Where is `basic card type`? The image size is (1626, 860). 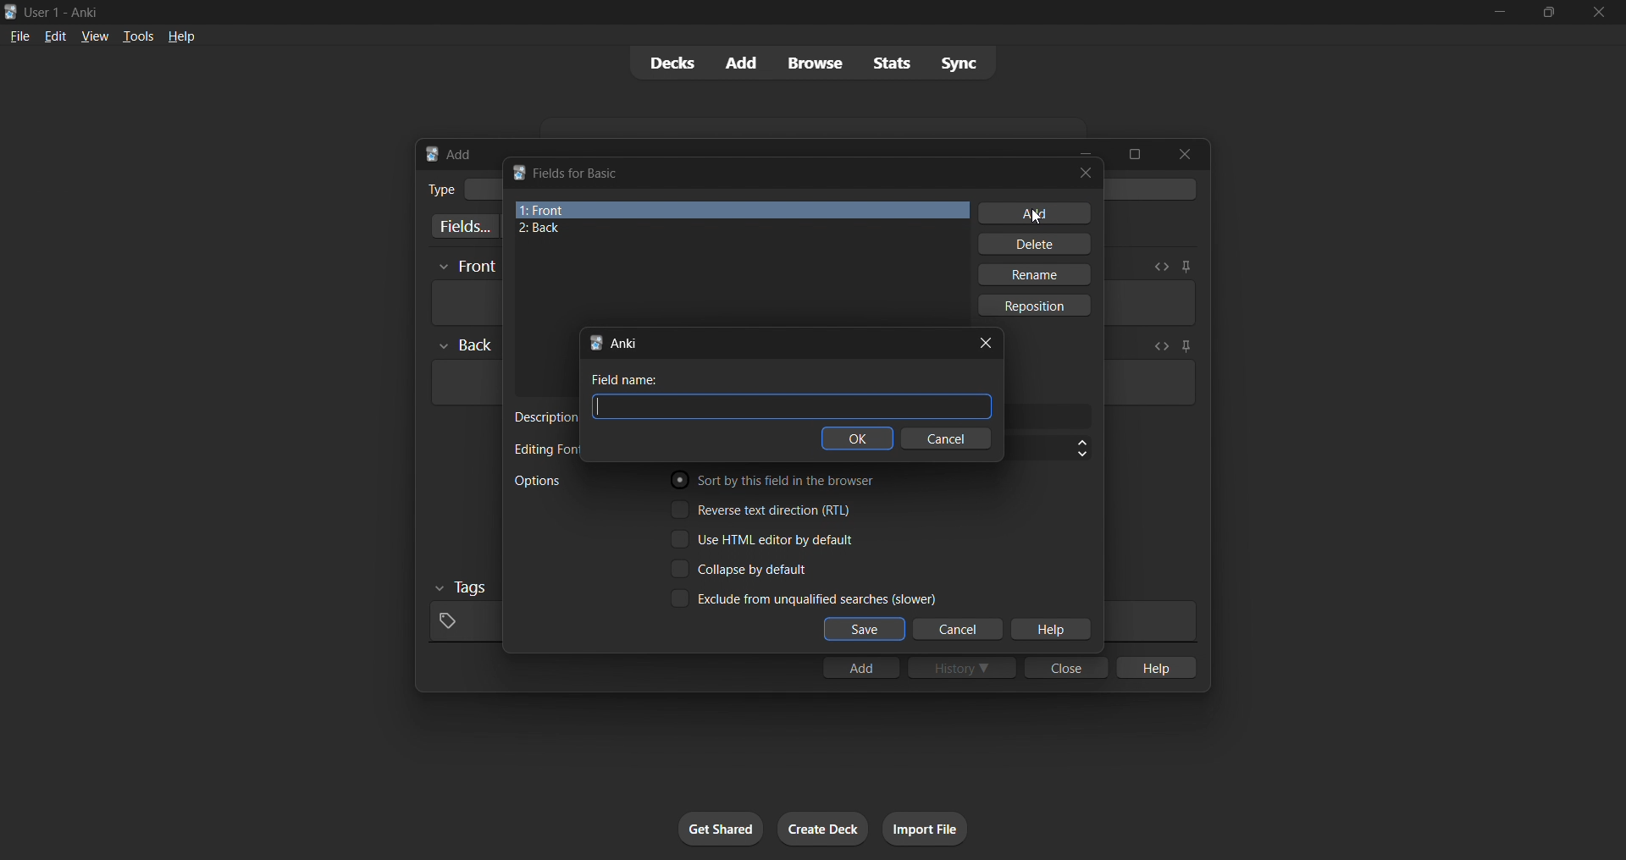 basic card type is located at coordinates (482, 190).